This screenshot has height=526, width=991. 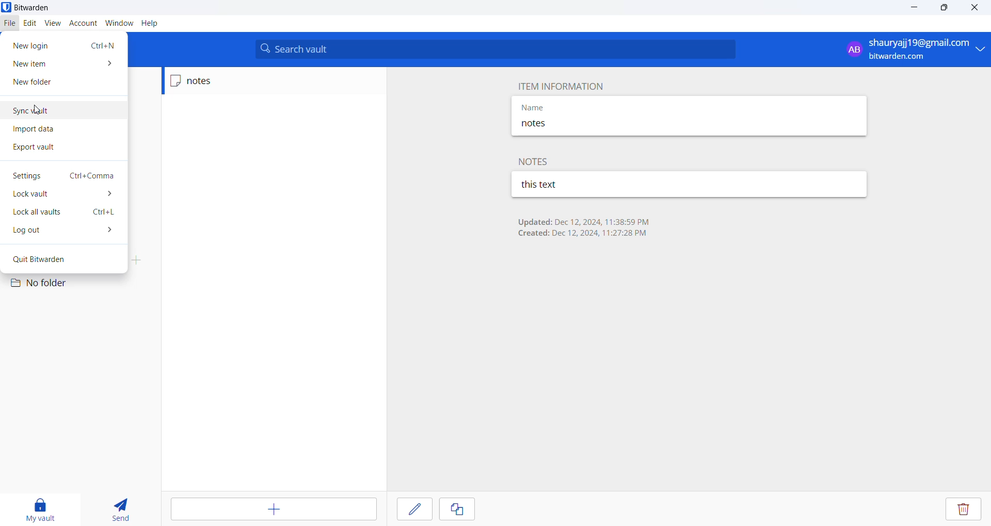 What do you see at coordinates (150, 24) in the screenshot?
I see `help` at bounding box center [150, 24].